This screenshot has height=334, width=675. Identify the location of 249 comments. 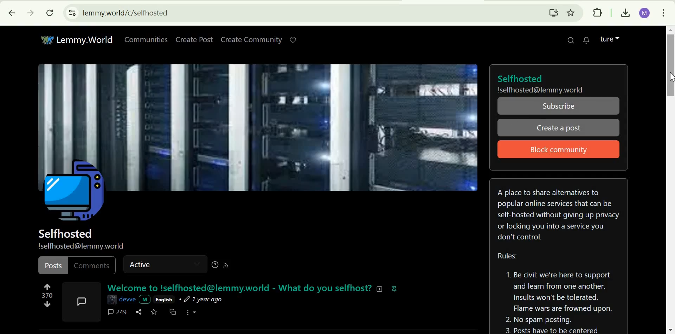
(117, 312).